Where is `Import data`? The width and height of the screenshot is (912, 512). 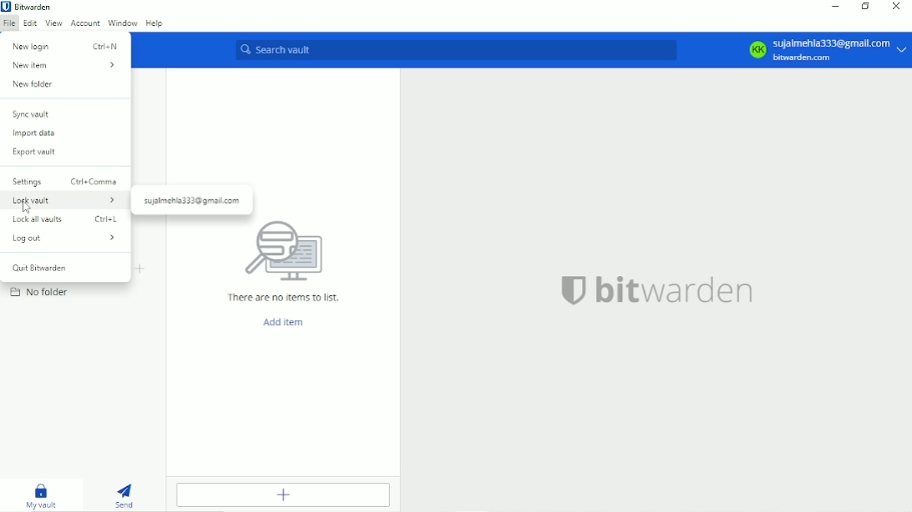 Import data is located at coordinates (37, 133).